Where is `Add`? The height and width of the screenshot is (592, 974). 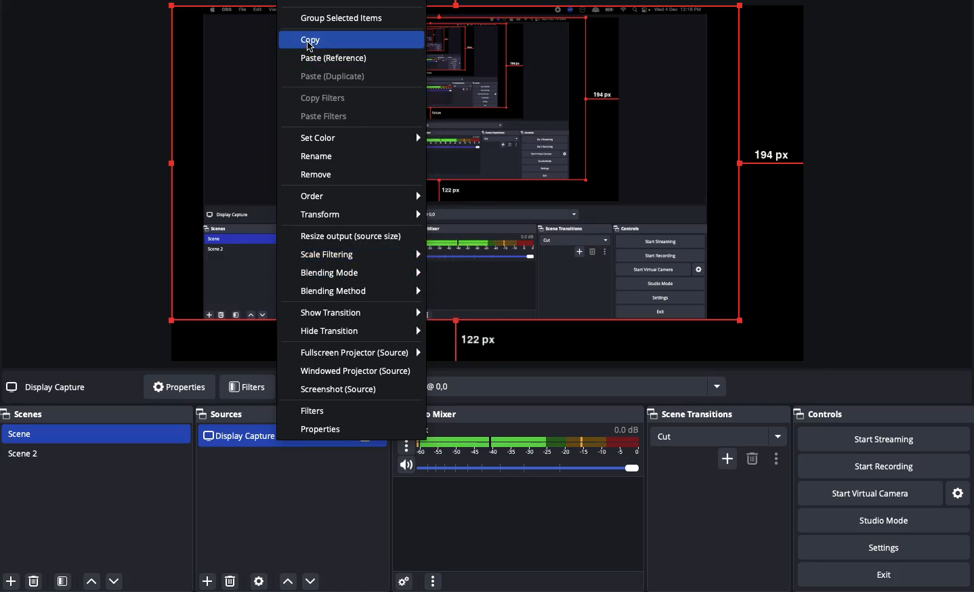
Add is located at coordinates (13, 580).